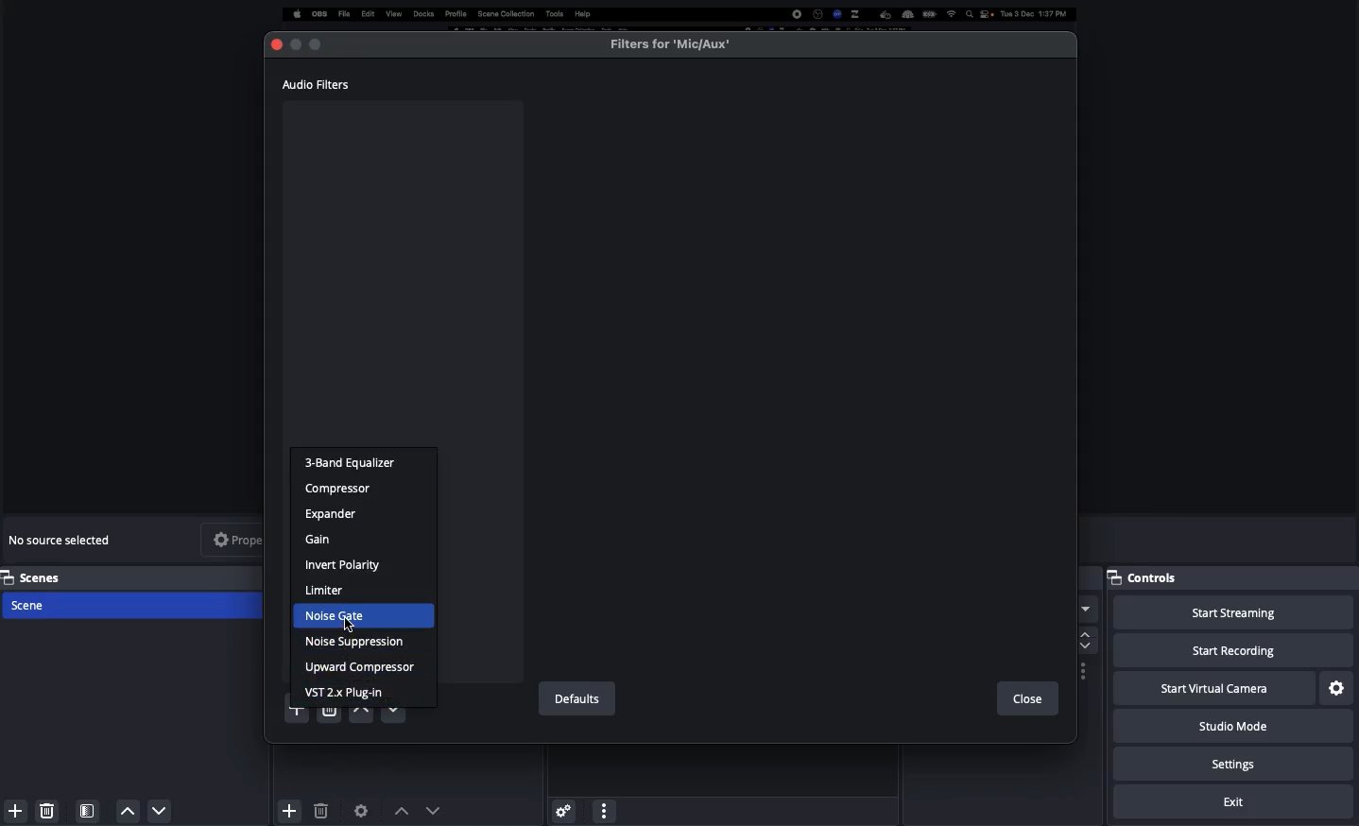 This screenshot has width=1359, height=826. What do you see at coordinates (350, 629) in the screenshot?
I see `Click` at bounding box center [350, 629].